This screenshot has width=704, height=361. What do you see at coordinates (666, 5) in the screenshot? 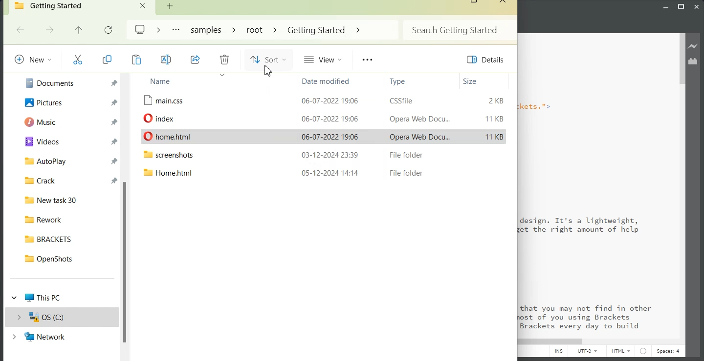
I see `Minimize` at bounding box center [666, 5].